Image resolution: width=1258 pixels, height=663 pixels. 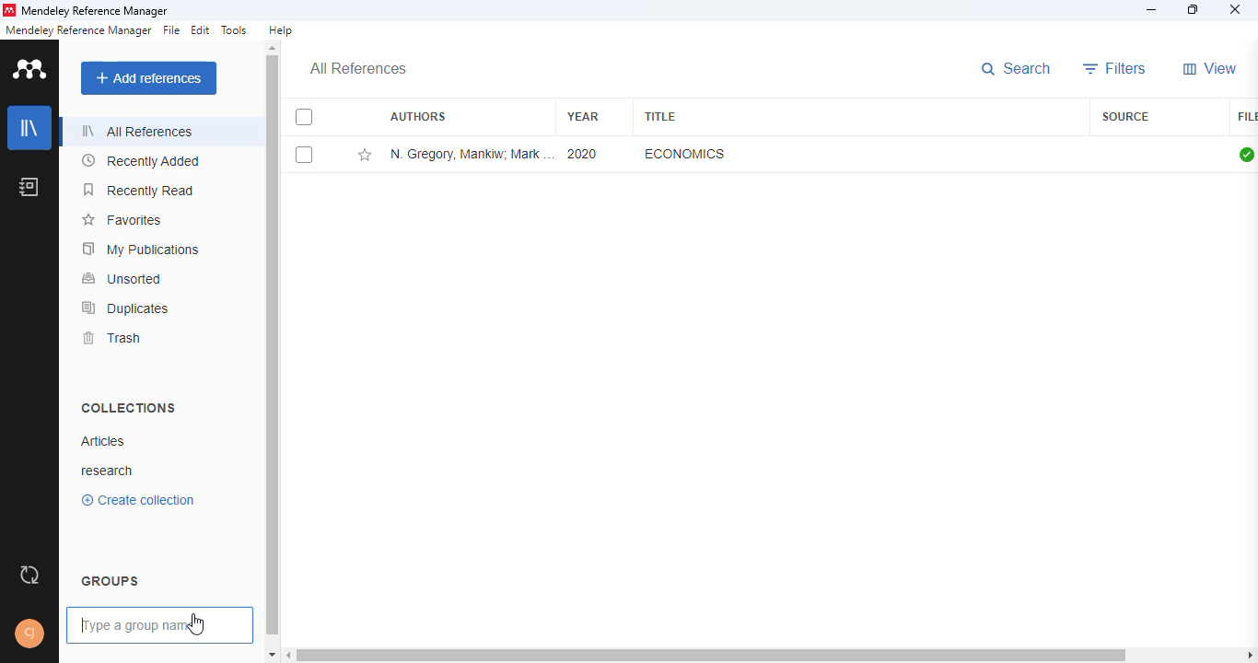 What do you see at coordinates (1152, 10) in the screenshot?
I see `minimize` at bounding box center [1152, 10].